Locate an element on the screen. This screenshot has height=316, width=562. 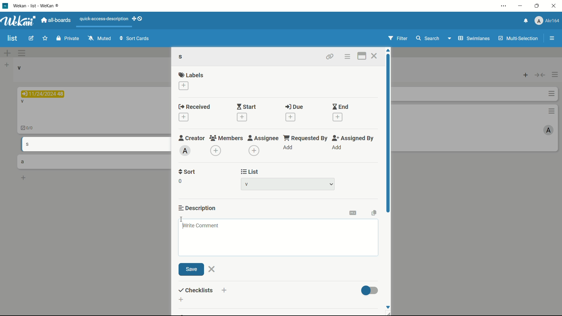
admin is located at coordinates (185, 151).